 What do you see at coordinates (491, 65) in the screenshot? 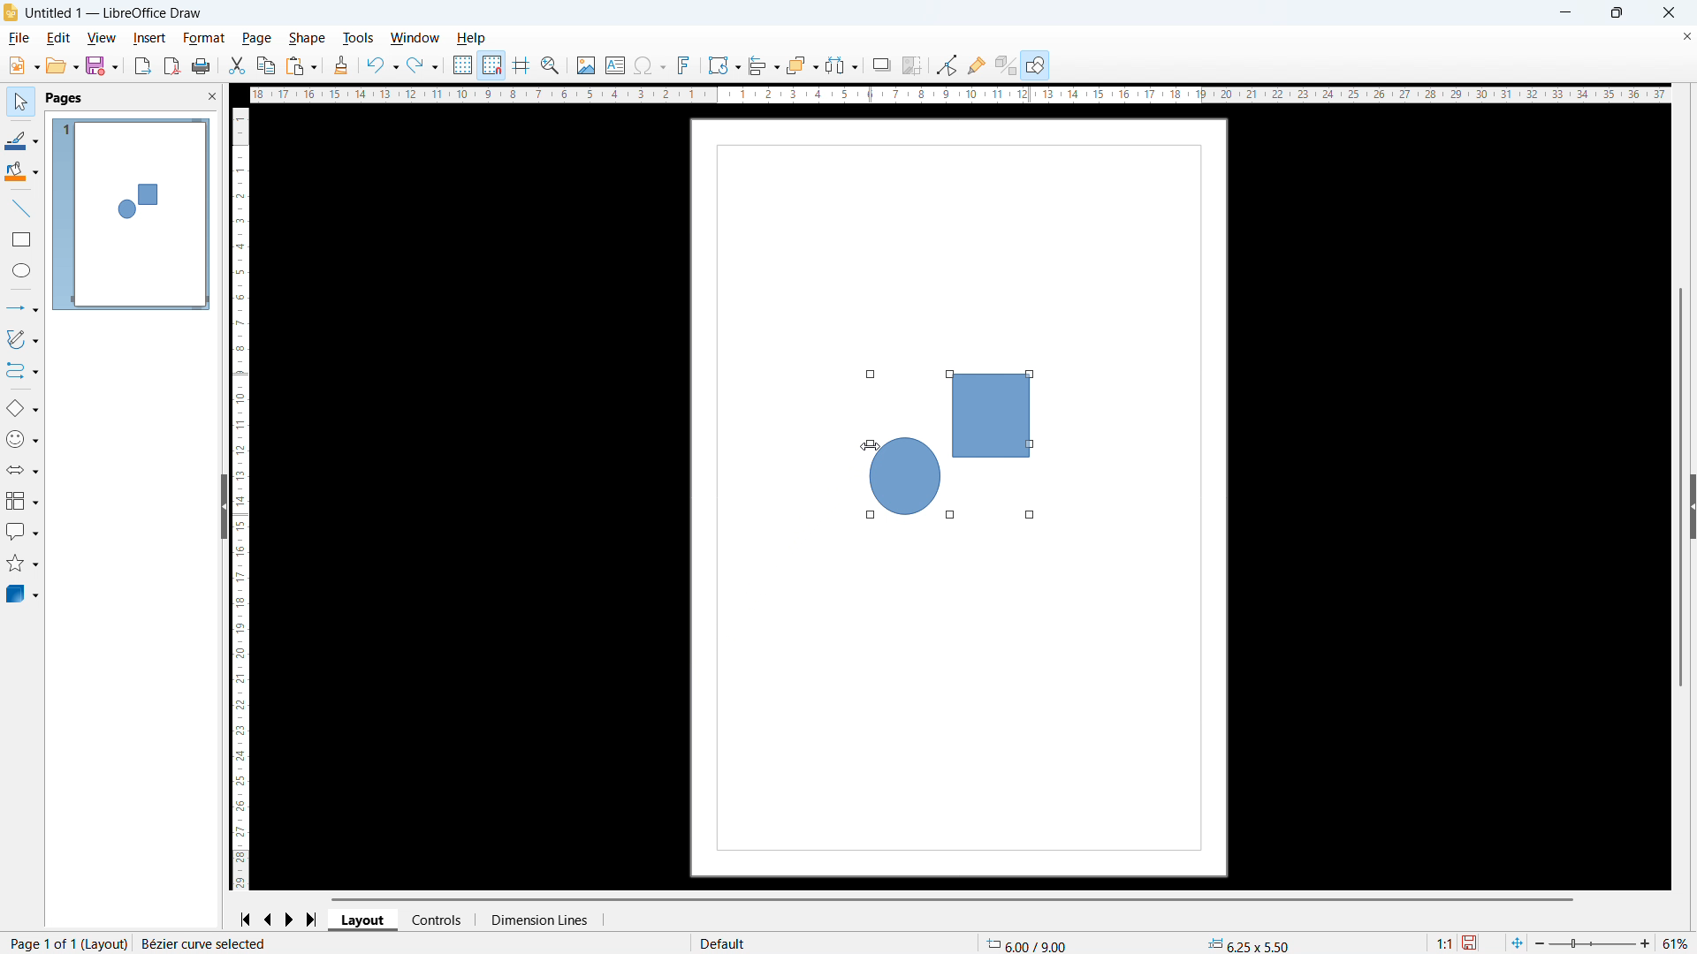
I see `Snap to grid ` at bounding box center [491, 65].